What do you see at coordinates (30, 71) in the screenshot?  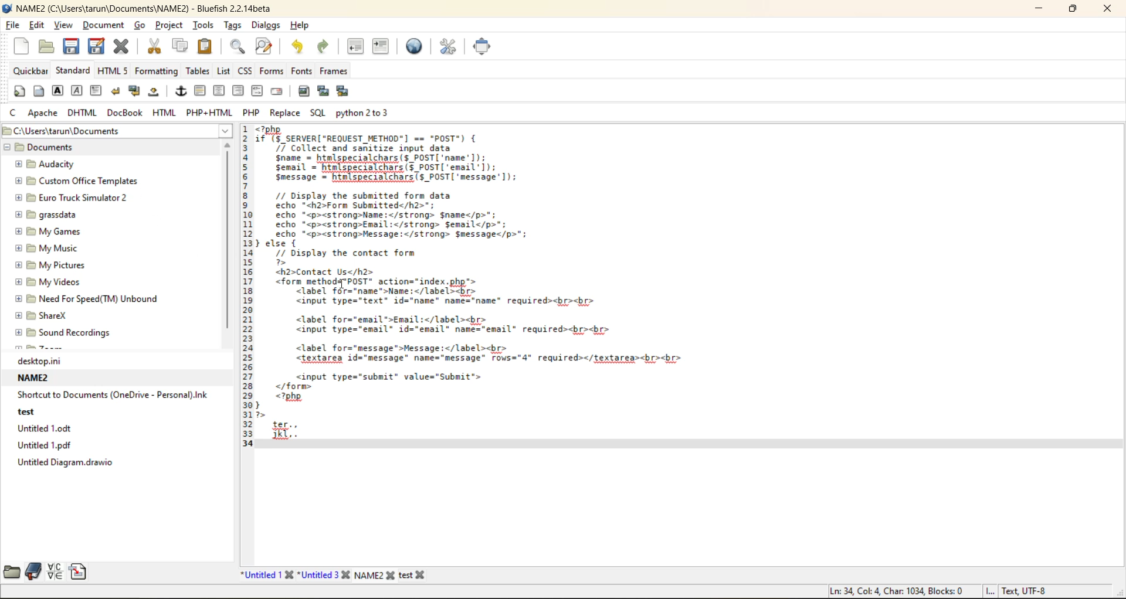 I see `quickbar` at bounding box center [30, 71].